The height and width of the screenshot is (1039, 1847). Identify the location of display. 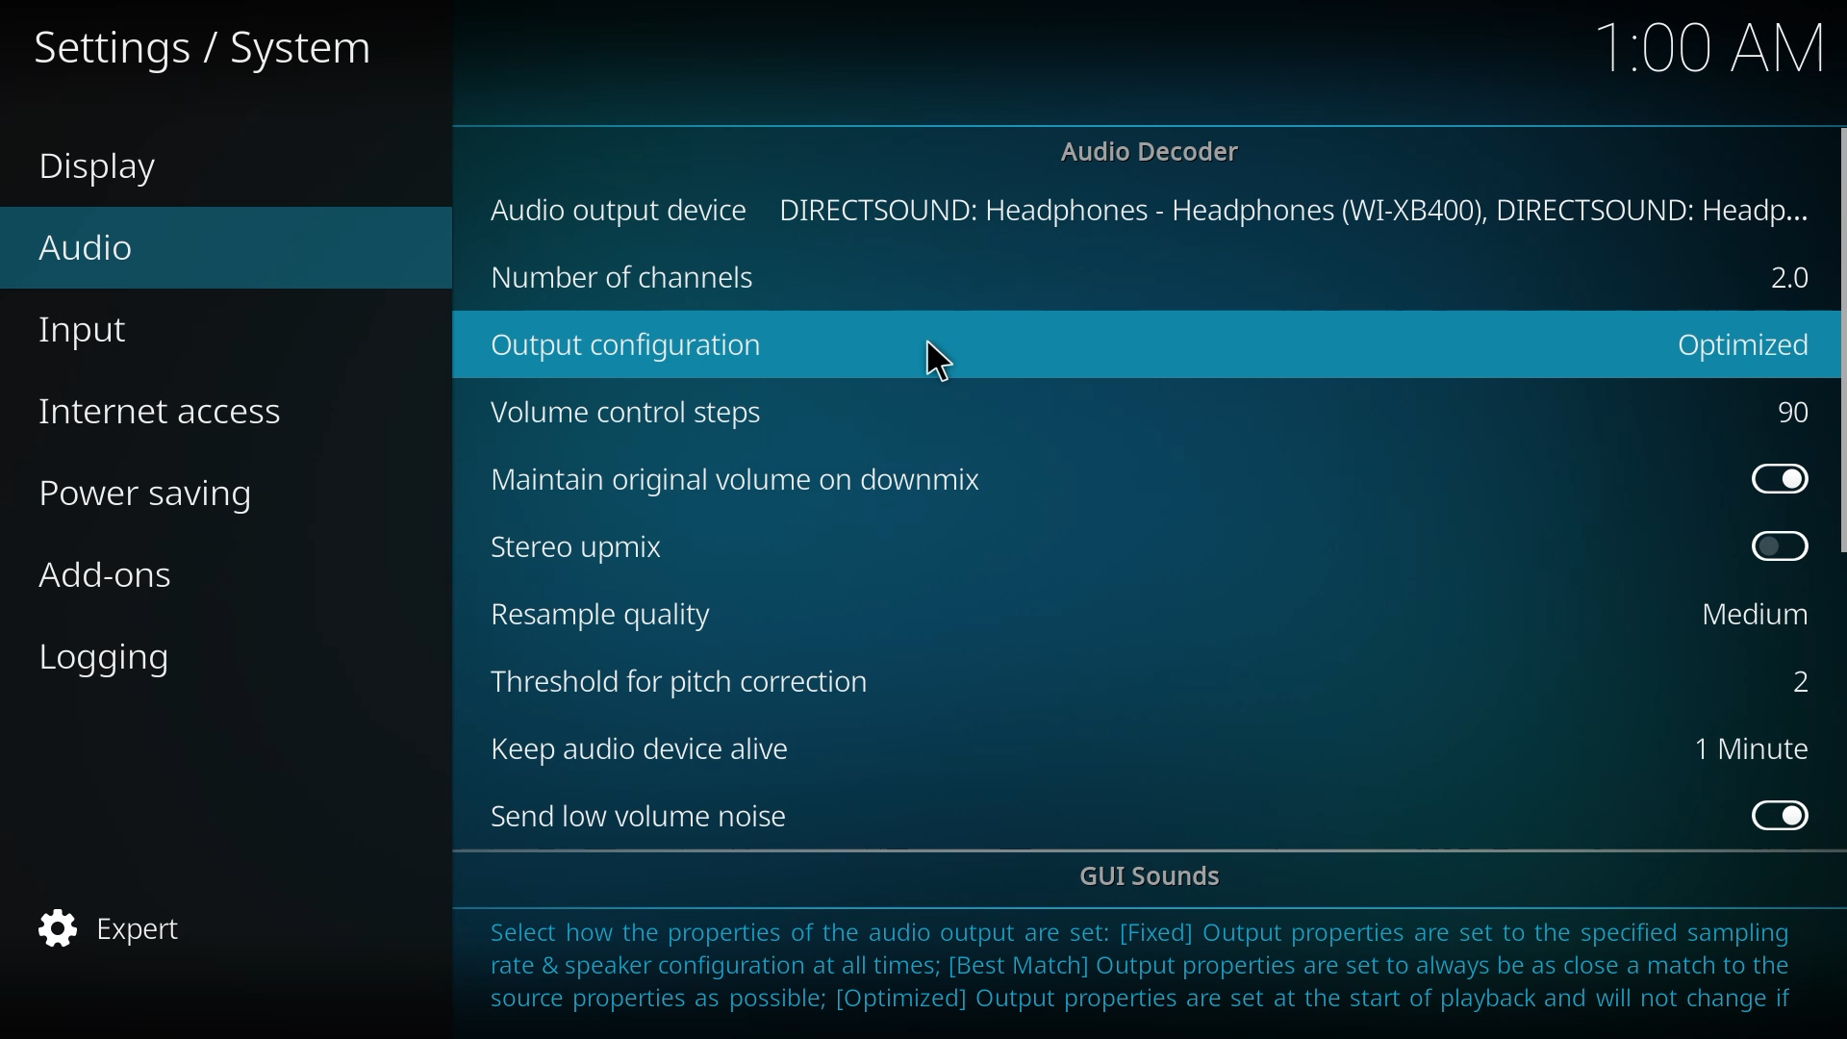
(108, 165).